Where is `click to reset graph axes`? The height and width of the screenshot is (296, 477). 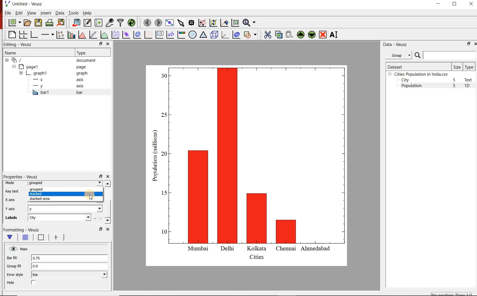
click to reset graph axes is located at coordinates (235, 22).